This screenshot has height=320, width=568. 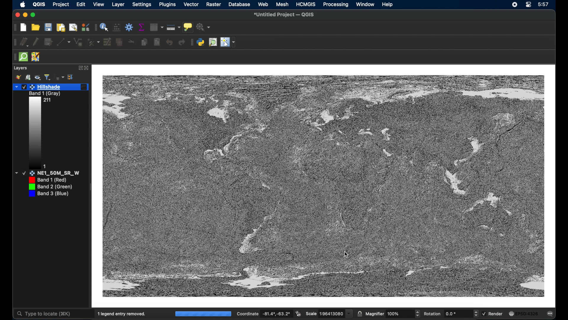 I want to click on open, so click(x=36, y=27).